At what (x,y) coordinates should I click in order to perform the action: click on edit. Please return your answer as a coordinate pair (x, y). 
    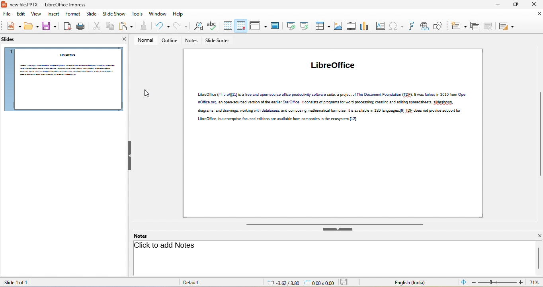
    Looking at the image, I should click on (19, 14).